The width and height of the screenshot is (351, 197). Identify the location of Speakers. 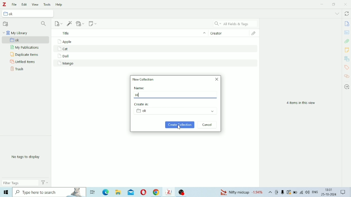
(308, 192).